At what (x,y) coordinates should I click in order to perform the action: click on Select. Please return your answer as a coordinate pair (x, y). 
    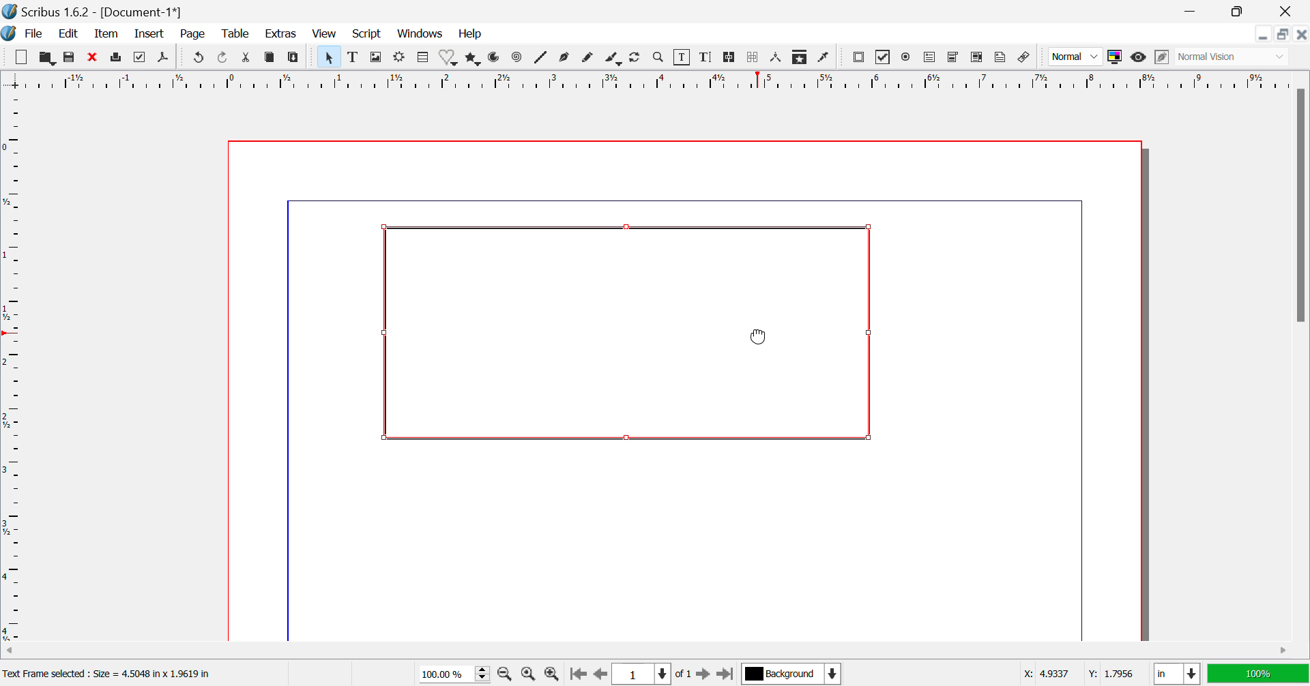
    Looking at the image, I should click on (328, 57).